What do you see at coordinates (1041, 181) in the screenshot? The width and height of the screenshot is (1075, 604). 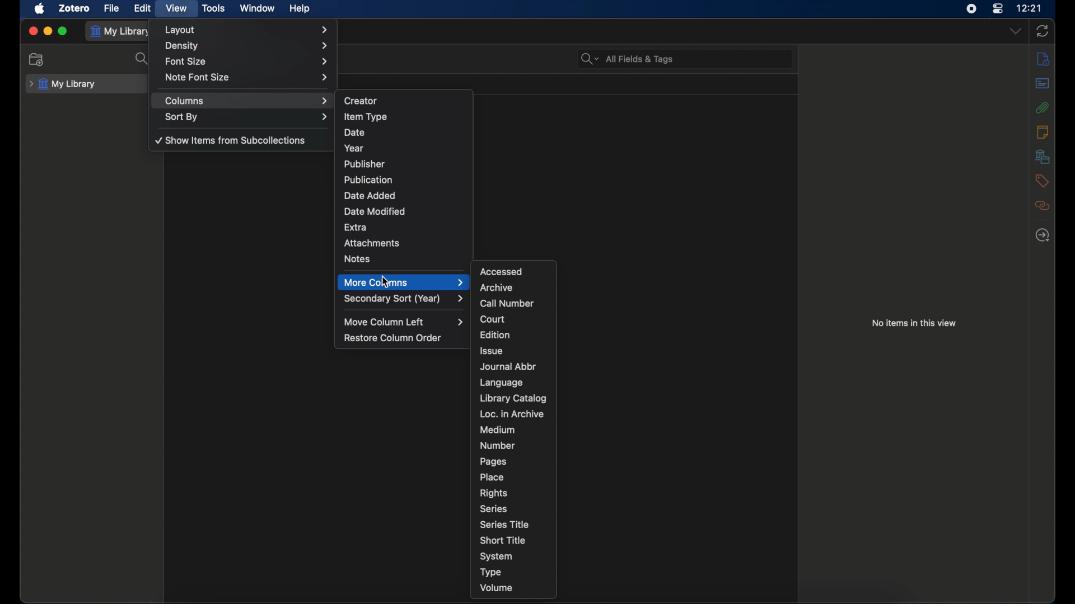 I see `tags` at bounding box center [1041, 181].